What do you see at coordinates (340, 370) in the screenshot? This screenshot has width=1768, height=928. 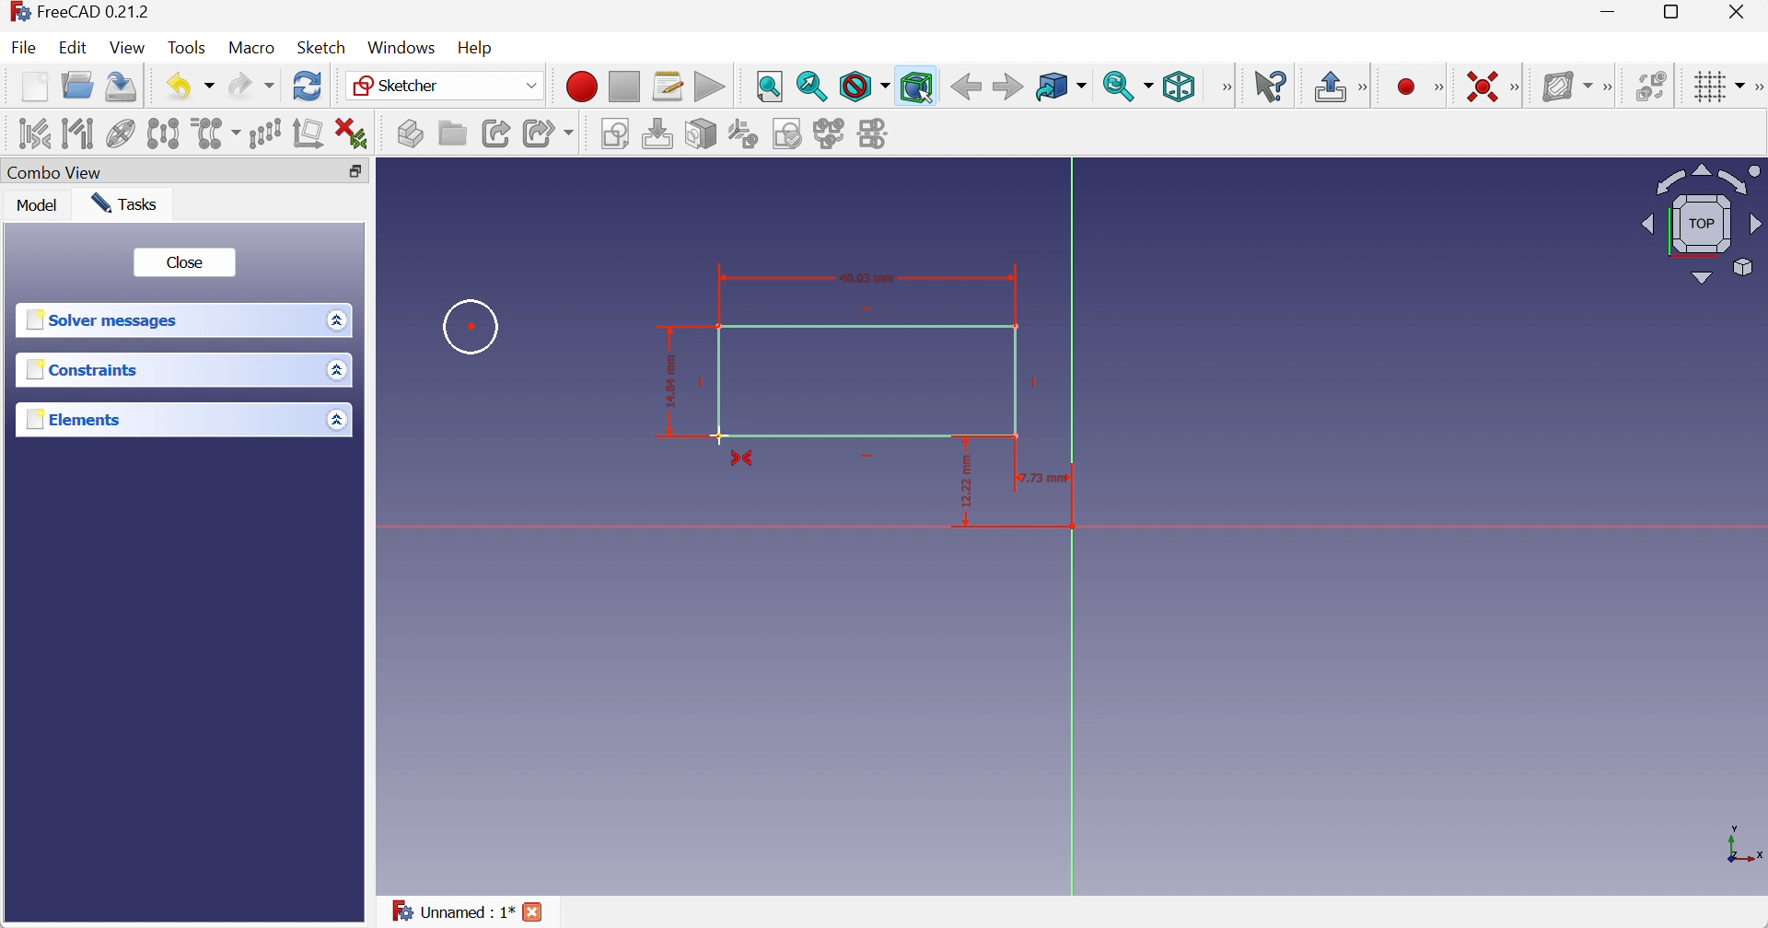 I see `Drop down` at bounding box center [340, 370].